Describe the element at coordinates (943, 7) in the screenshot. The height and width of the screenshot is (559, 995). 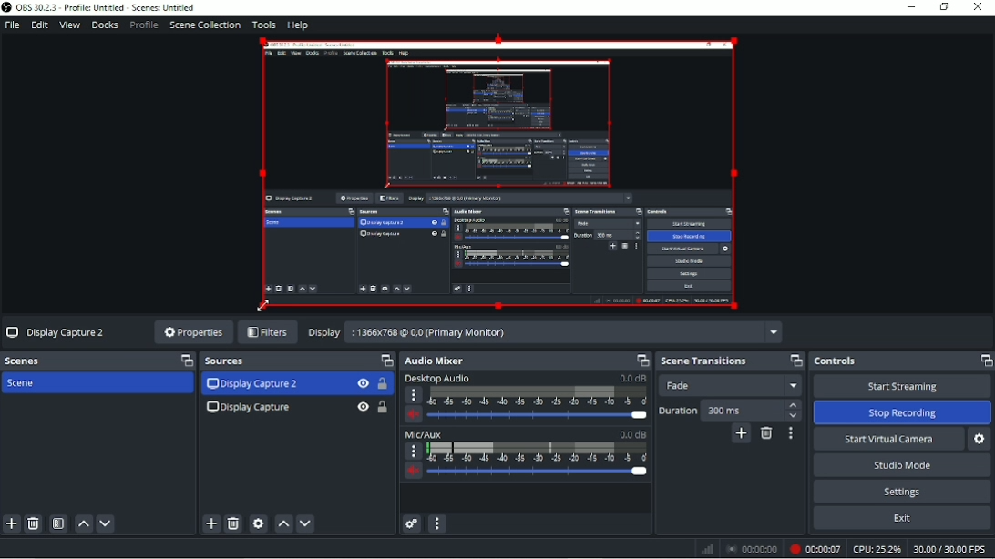
I see `Restore down` at that location.